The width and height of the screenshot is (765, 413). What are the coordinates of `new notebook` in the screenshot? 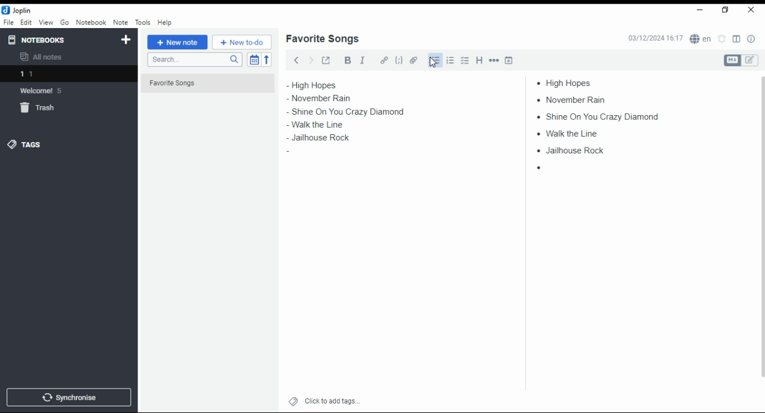 It's located at (126, 40).